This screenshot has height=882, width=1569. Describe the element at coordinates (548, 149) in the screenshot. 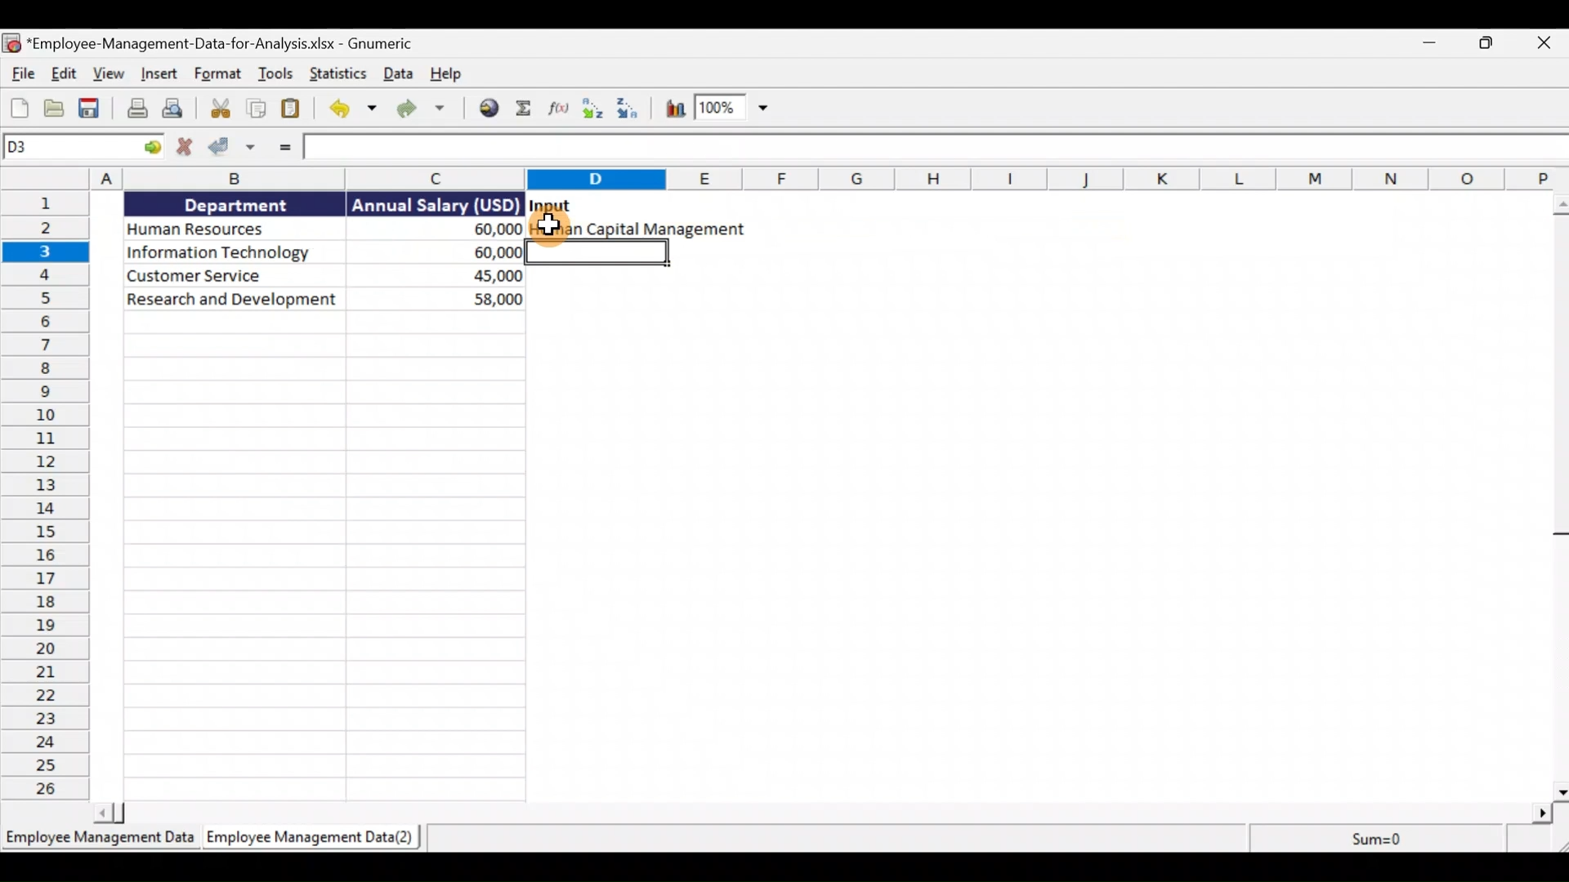

I see `=SUBSTITUTE("Human Resources","Resources","Capital Management")` at that location.